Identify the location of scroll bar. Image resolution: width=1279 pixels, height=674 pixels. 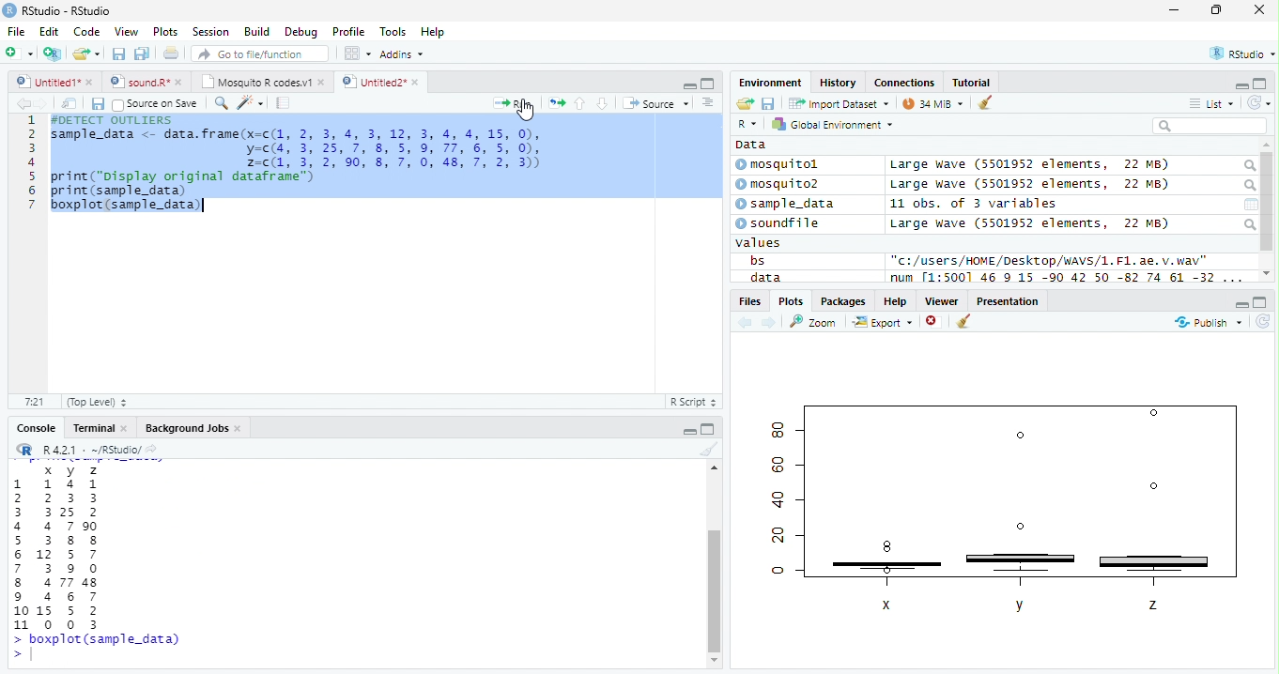
(715, 591).